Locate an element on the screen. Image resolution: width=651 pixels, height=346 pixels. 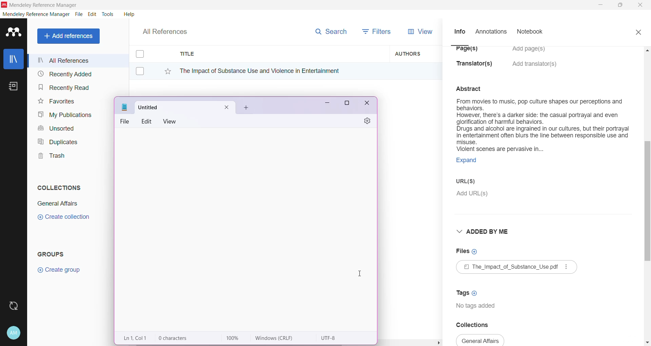
URL(S) is located at coordinates (471, 182).